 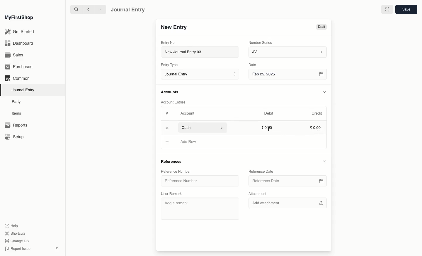 I want to click on Hide, so click(x=325, y=92).